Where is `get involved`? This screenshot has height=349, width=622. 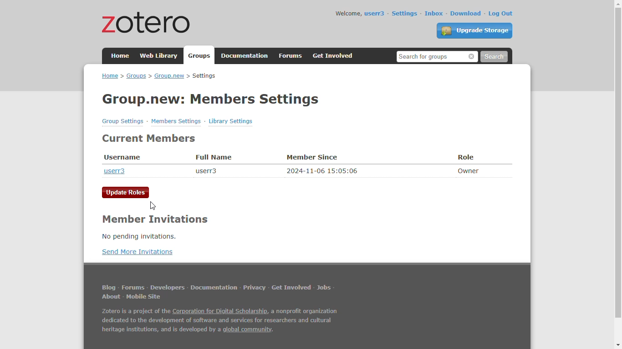 get involved is located at coordinates (292, 288).